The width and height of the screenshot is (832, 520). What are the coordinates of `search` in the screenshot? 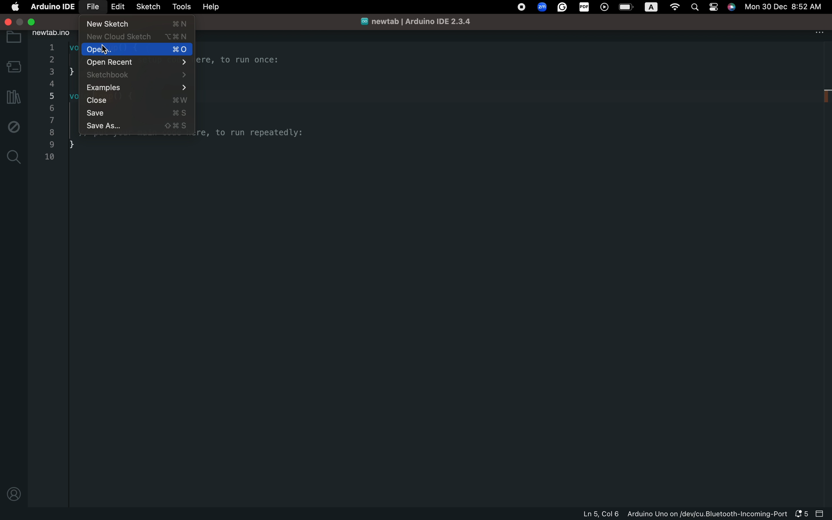 It's located at (13, 155).